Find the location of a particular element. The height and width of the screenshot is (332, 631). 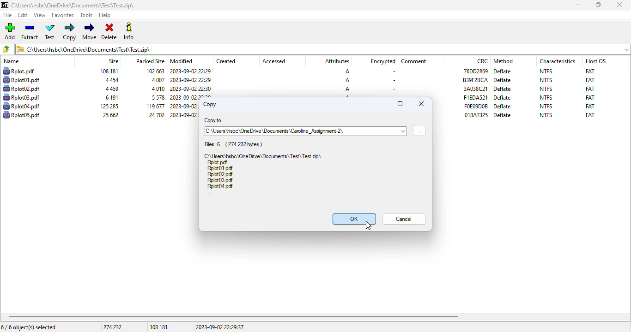

characteristics is located at coordinates (558, 61).